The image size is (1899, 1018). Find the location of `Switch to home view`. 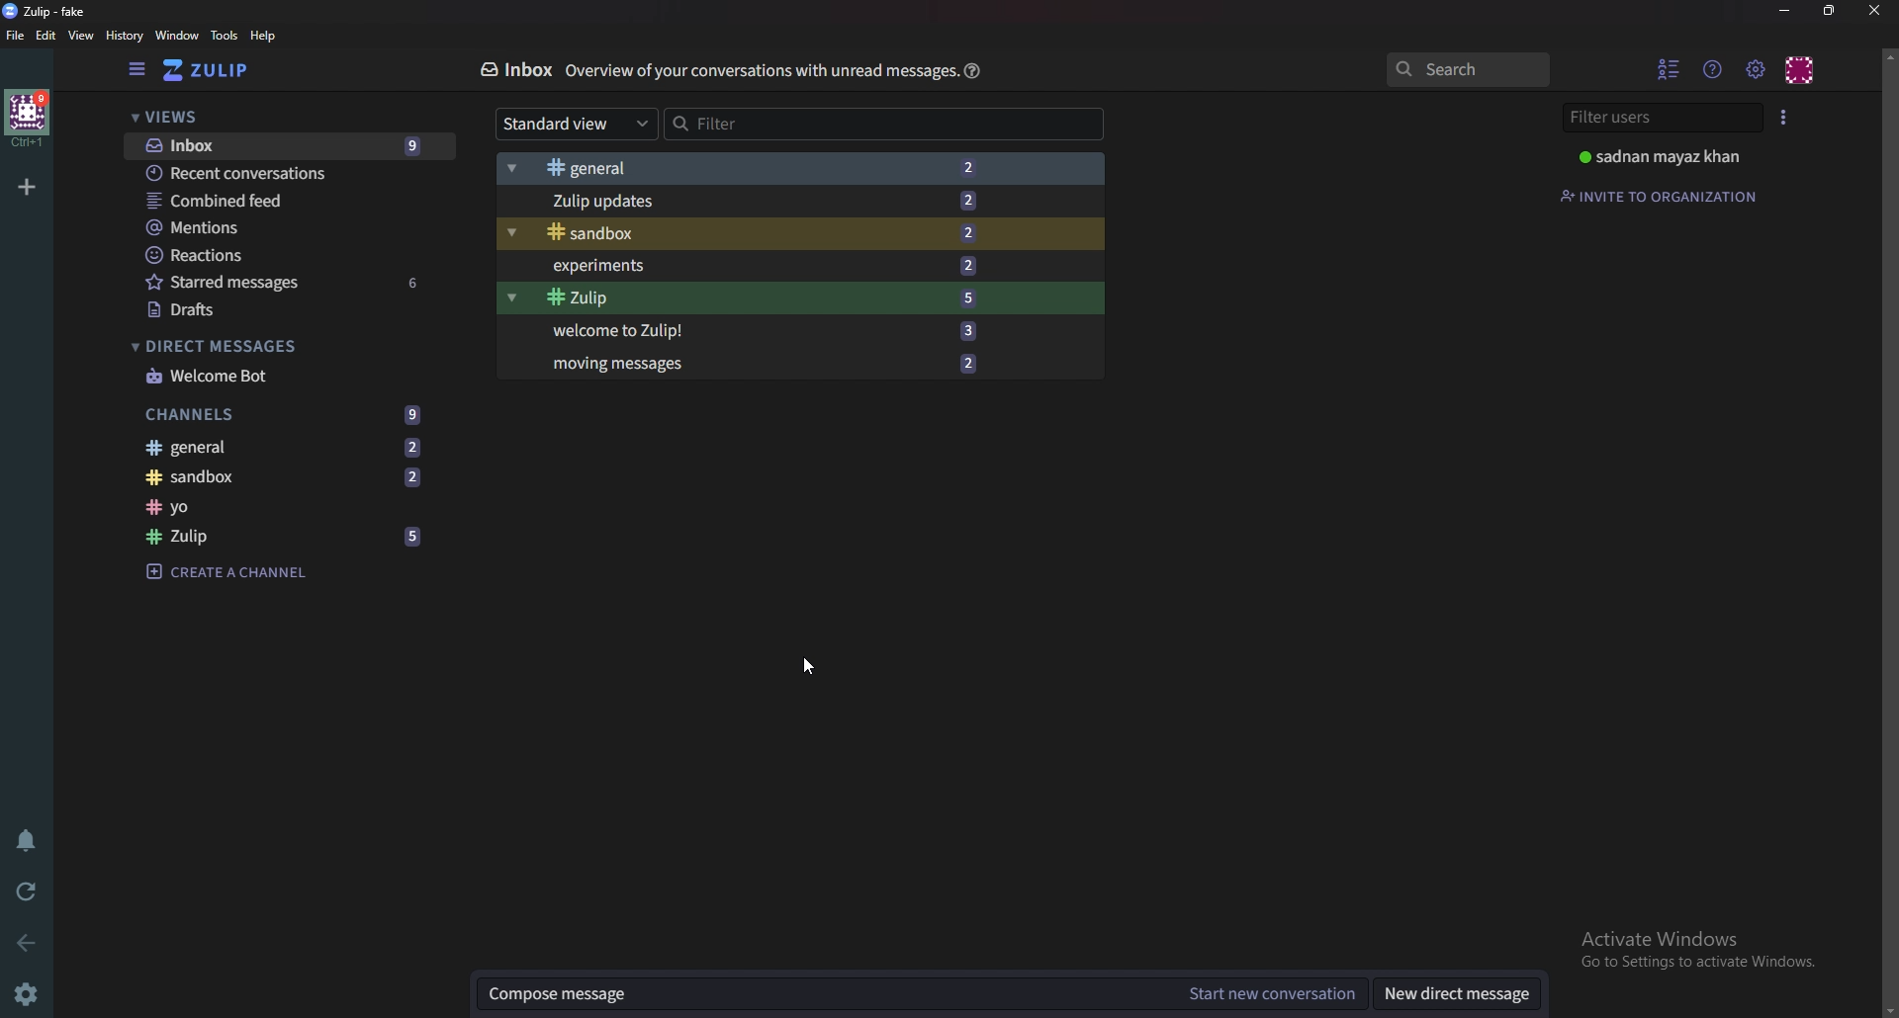

Switch to home view is located at coordinates (208, 69).